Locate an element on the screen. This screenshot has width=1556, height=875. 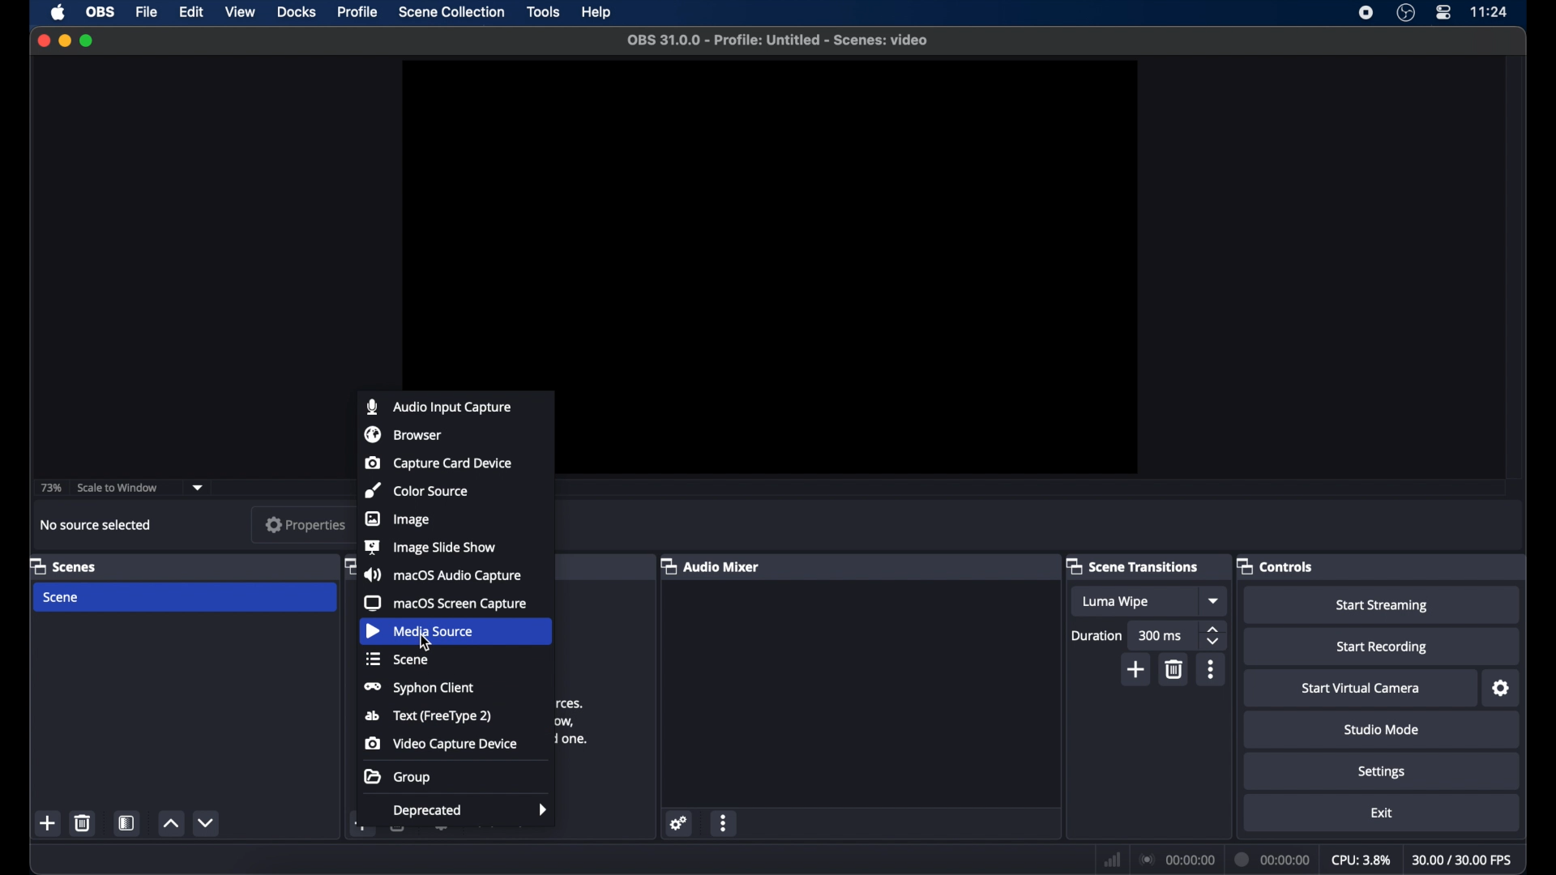
decrement is located at coordinates (520, 826).